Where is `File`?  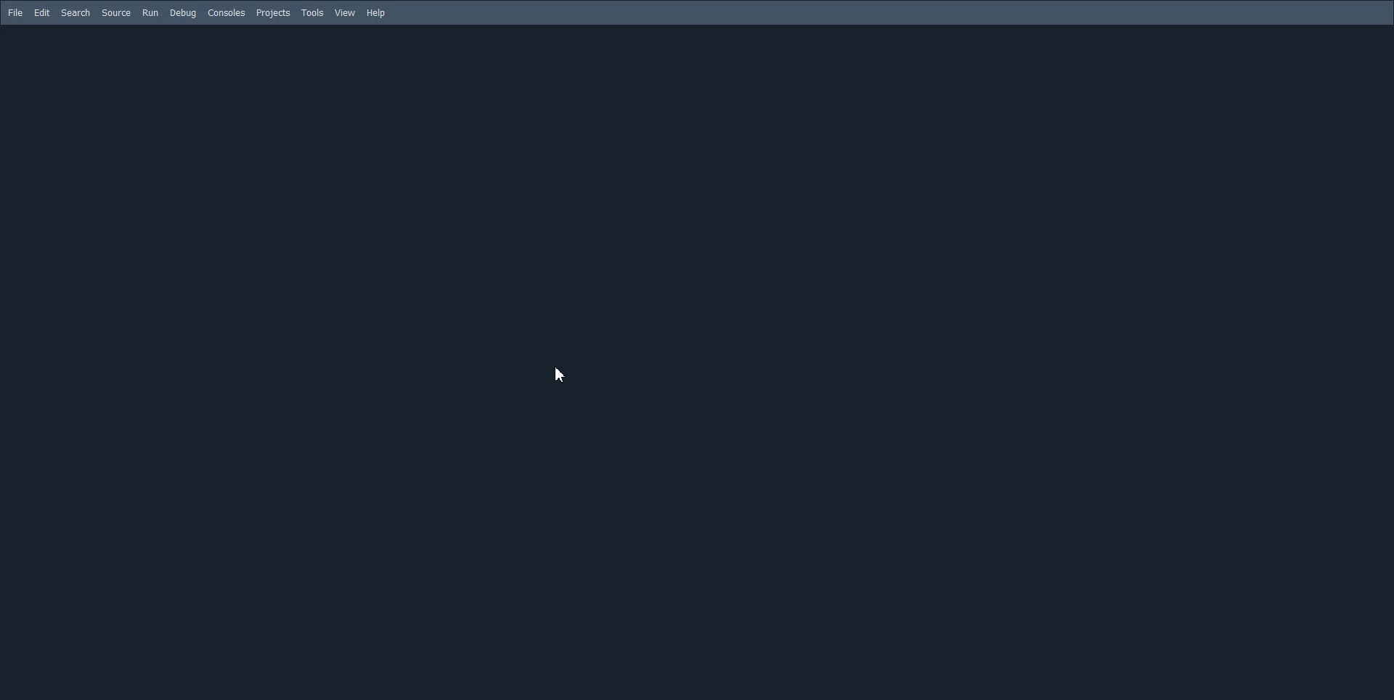
File is located at coordinates (15, 12).